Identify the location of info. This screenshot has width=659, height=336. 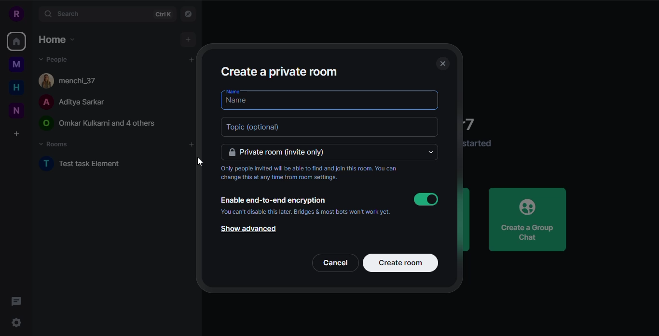
(479, 143).